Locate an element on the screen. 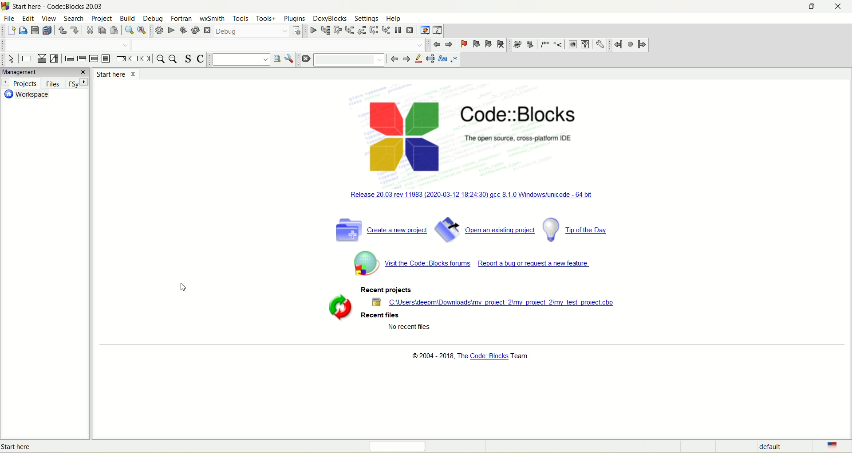  paste is located at coordinates (115, 30).